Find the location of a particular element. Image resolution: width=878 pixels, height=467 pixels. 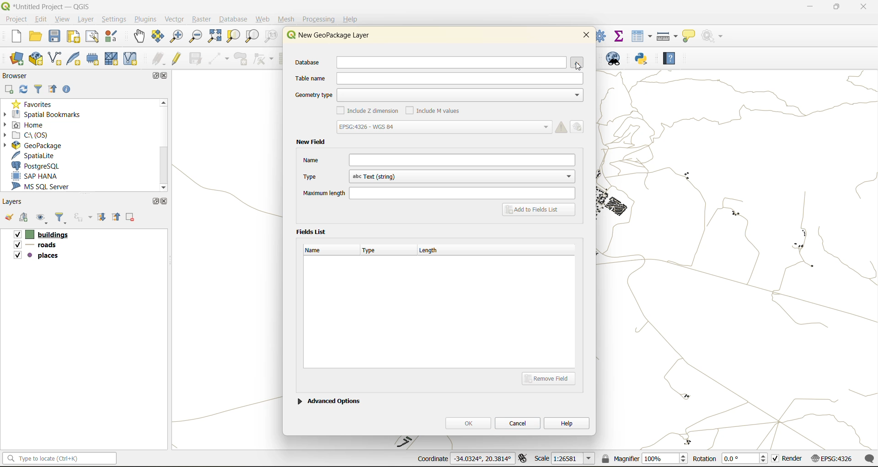

open is located at coordinates (36, 38).